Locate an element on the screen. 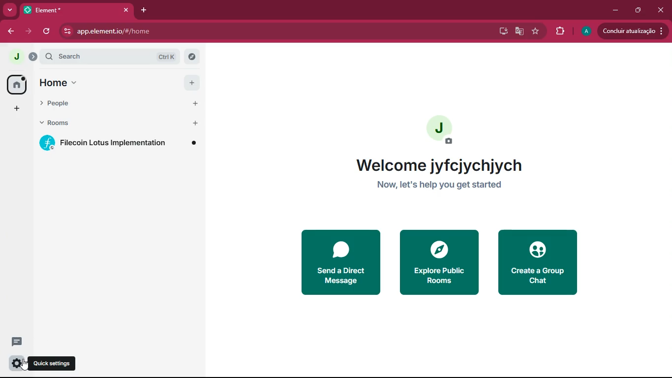 This screenshot has height=378, width=672. add is located at coordinates (16, 108).